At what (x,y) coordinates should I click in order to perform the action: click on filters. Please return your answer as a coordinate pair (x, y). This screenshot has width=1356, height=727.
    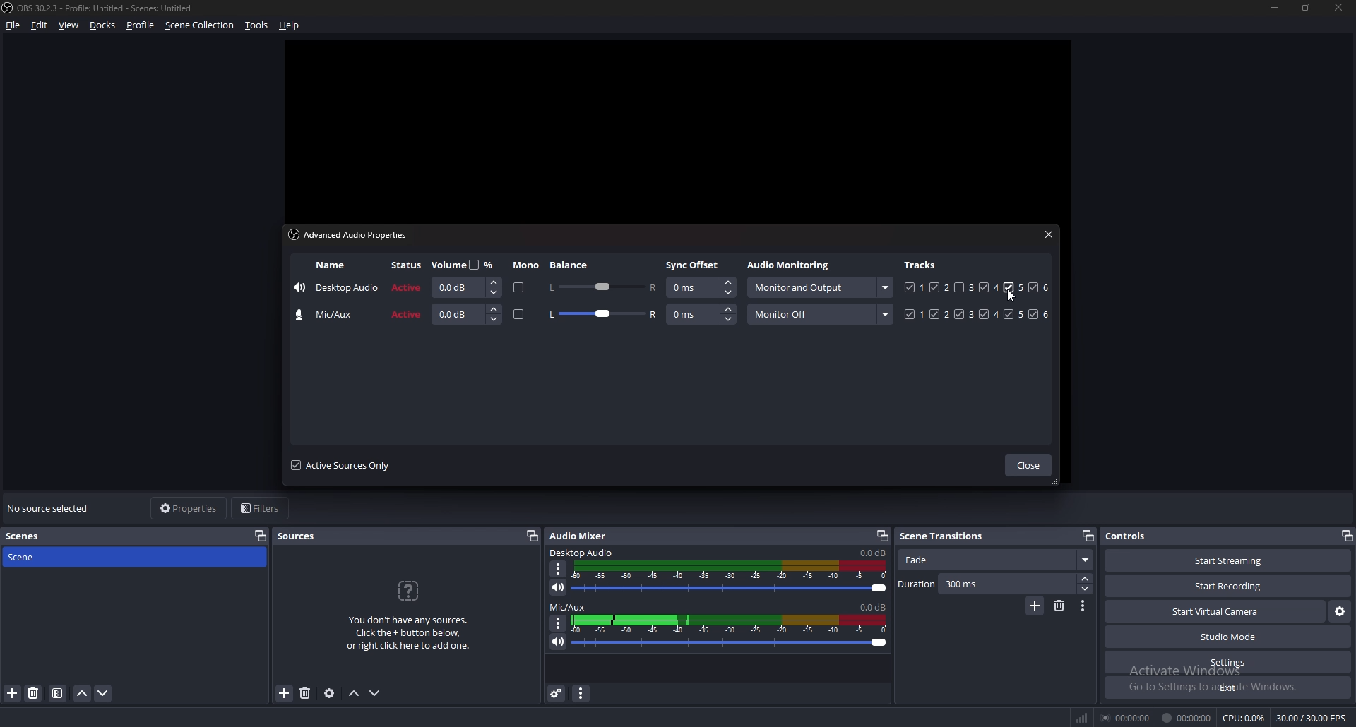
    Looking at the image, I should click on (263, 508).